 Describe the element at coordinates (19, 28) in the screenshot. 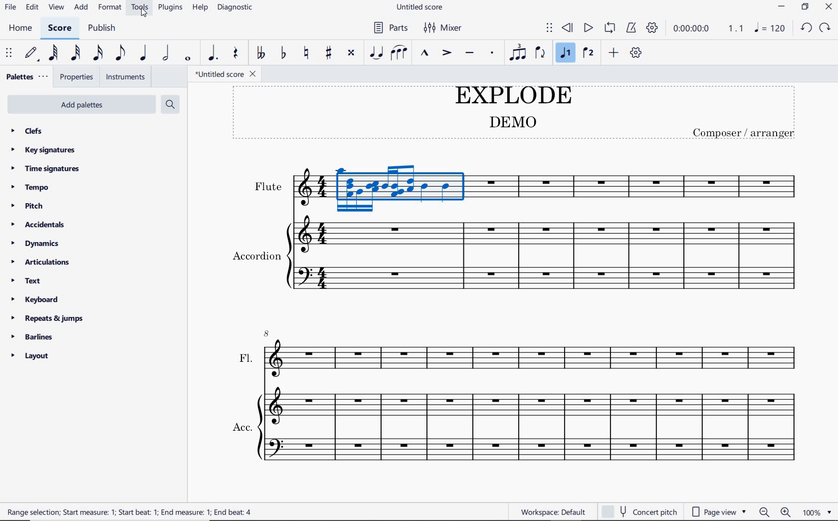

I see `home` at that location.